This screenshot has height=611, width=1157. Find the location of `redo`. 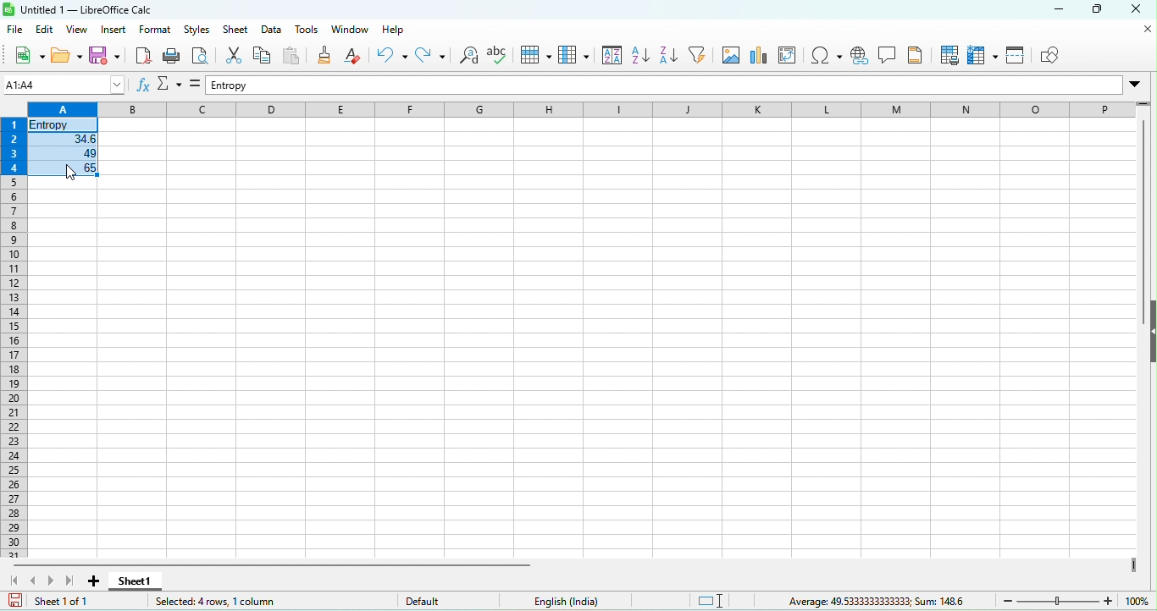

redo is located at coordinates (430, 58).